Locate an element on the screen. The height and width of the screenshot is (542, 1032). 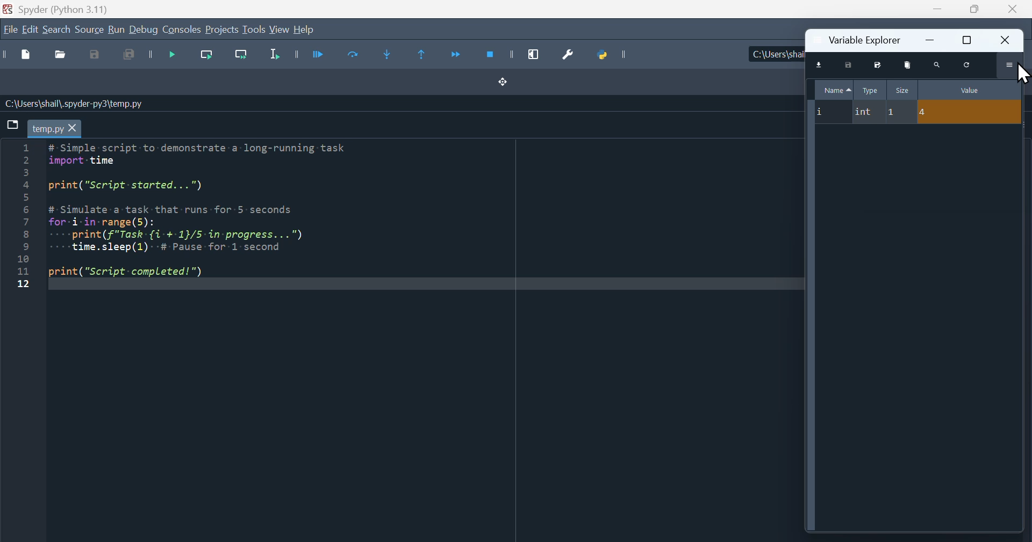
save data is located at coordinates (848, 65).